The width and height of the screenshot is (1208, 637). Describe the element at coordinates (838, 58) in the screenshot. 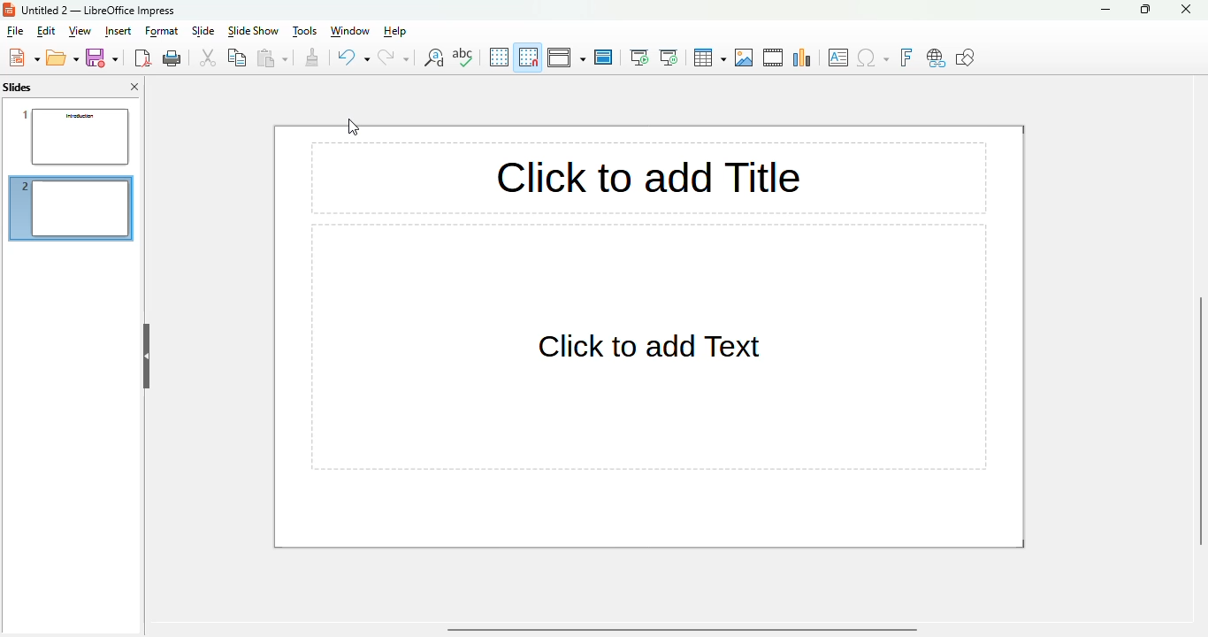

I see `insert textbox` at that location.